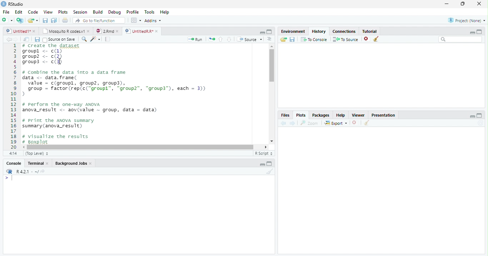 This screenshot has height=256, width=488. Describe the element at coordinates (269, 32) in the screenshot. I see `Maximize` at that location.